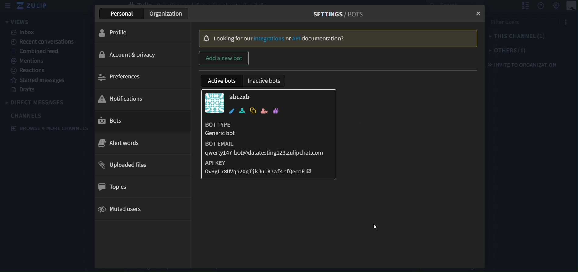 Image resolution: width=578 pixels, height=272 pixels. What do you see at coordinates (223, 80) in the screenshot?
I see `active bots` at bounding box center [223, 80].